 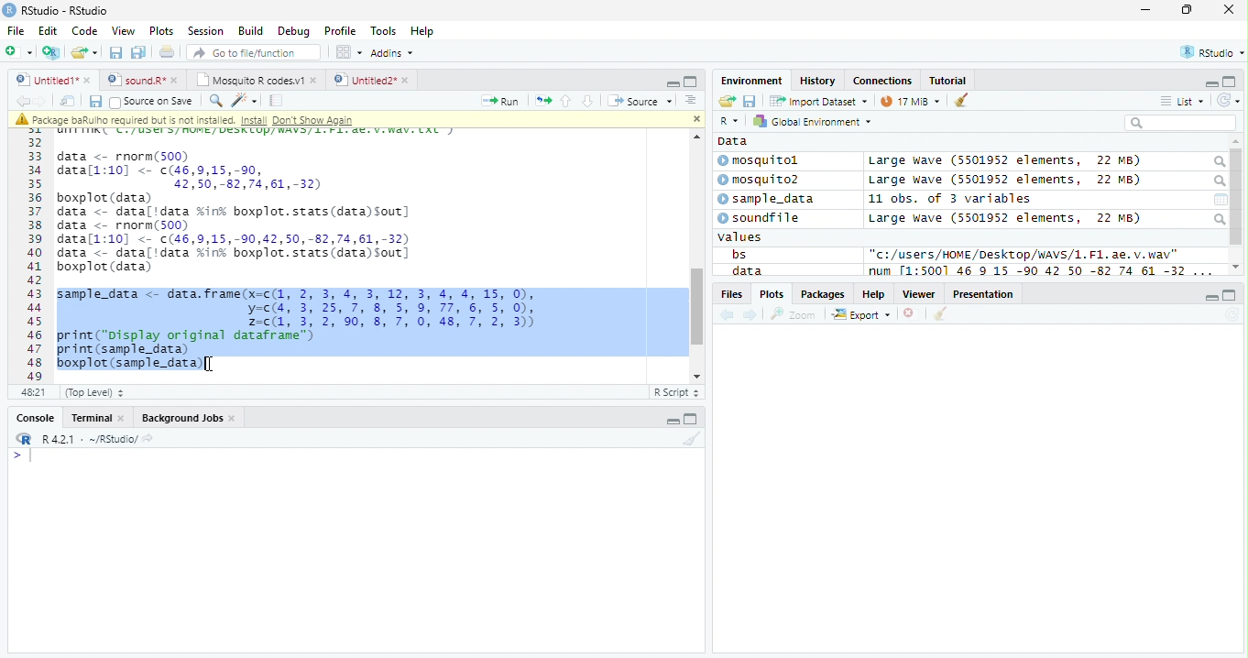 I want to click on Save all the open documents, so click(x=138, y=53).